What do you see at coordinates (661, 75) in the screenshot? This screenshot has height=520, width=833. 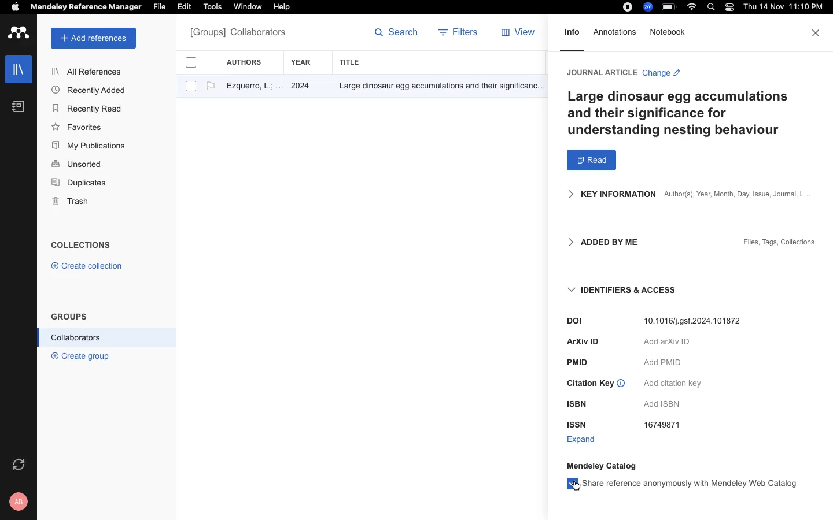 I see `Change ` at bounding box center [661, 75].